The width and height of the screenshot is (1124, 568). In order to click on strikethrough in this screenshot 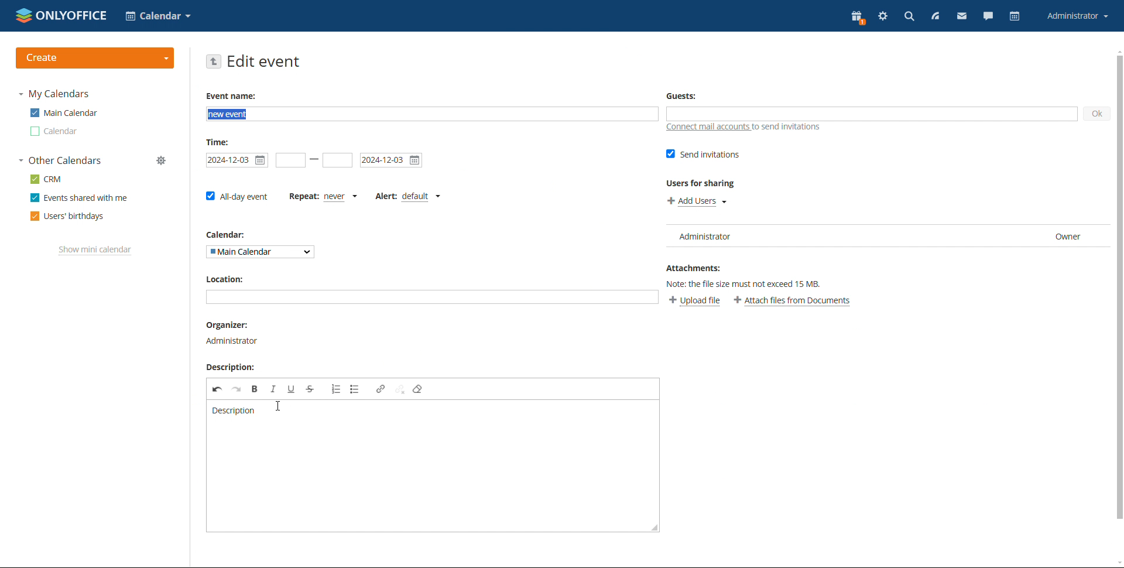, I will do `click(311, 389)`.